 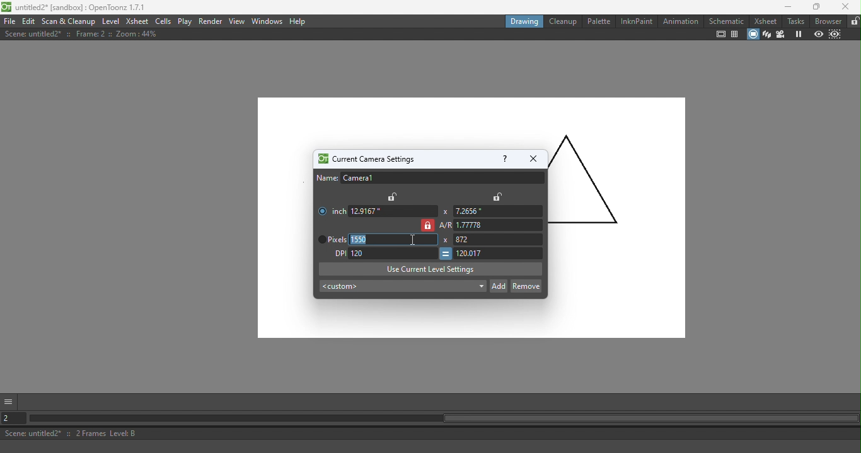 What do you see at coordinates (765, 21) in the screenshot?
I see `Xsheet` at bounding box center [765, 21].